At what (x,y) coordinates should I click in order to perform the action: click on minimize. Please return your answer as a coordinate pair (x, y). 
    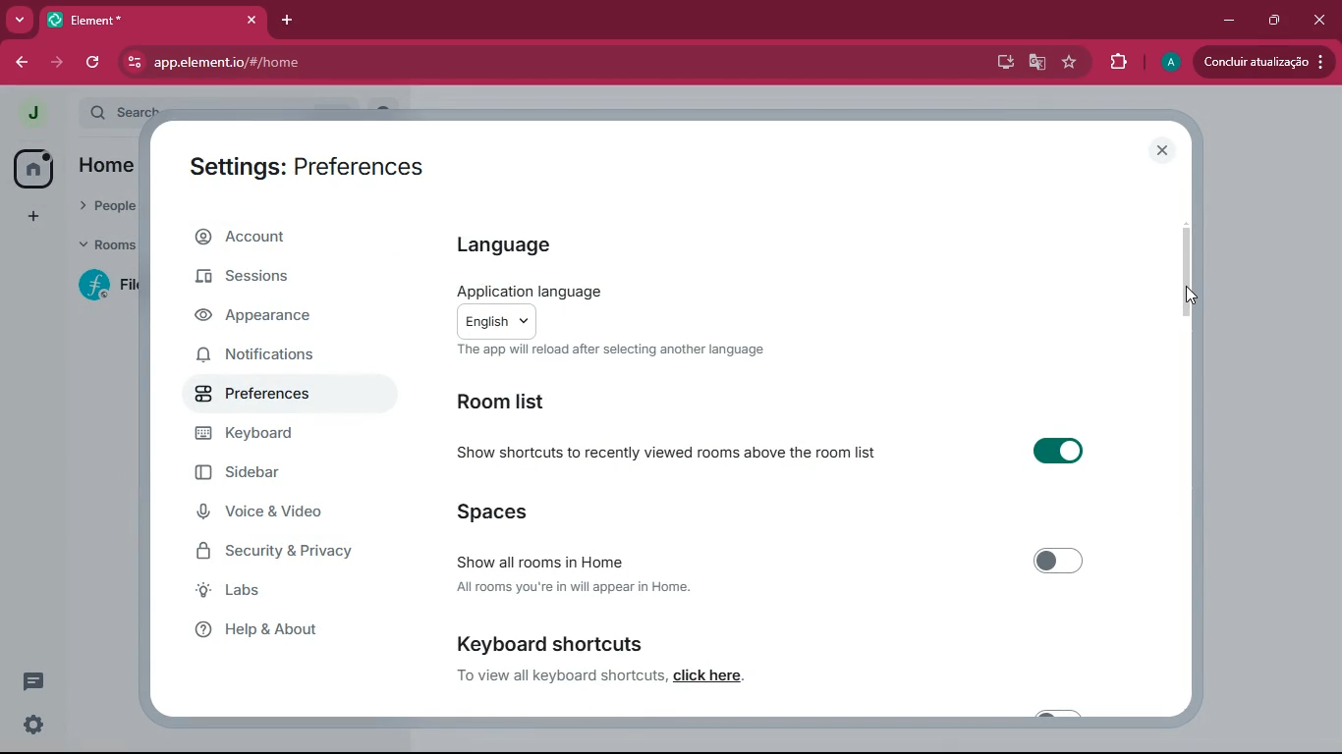
    Looking at the image, I should click on (1227, 20).